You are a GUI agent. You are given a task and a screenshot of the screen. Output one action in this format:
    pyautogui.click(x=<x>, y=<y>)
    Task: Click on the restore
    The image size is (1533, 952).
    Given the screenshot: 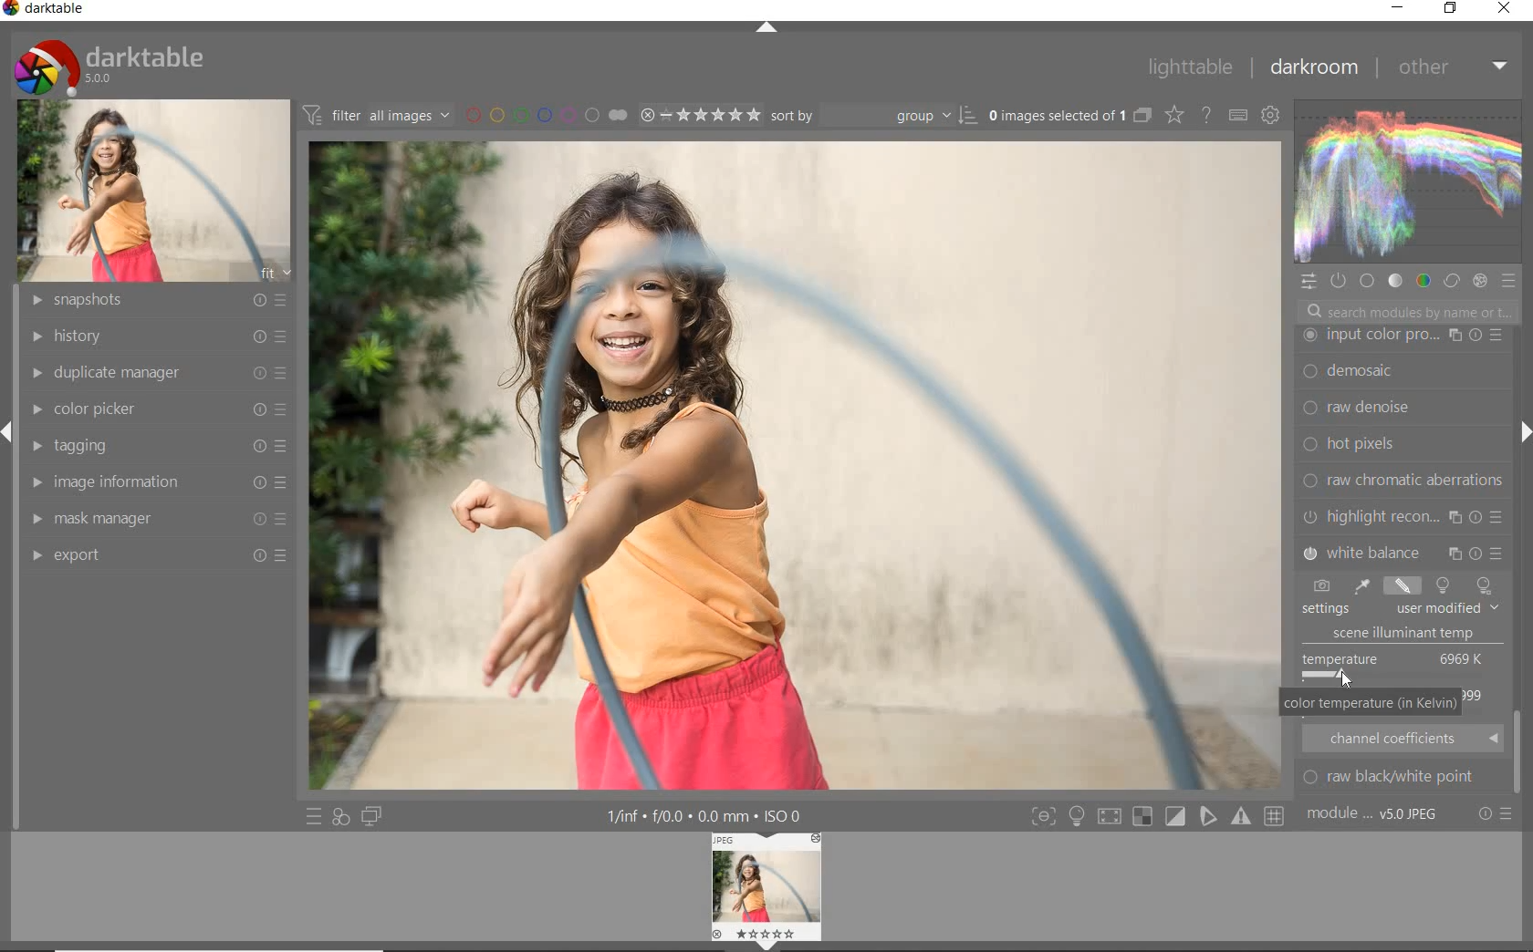 What is the action you would take?
    pyautogui.click(x=1450, y=8)
    